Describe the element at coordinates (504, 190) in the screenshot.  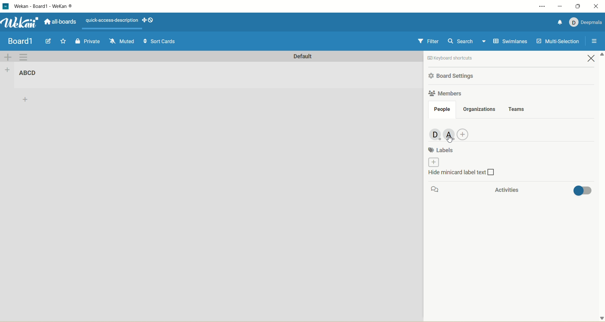
I see `activities` at that location.